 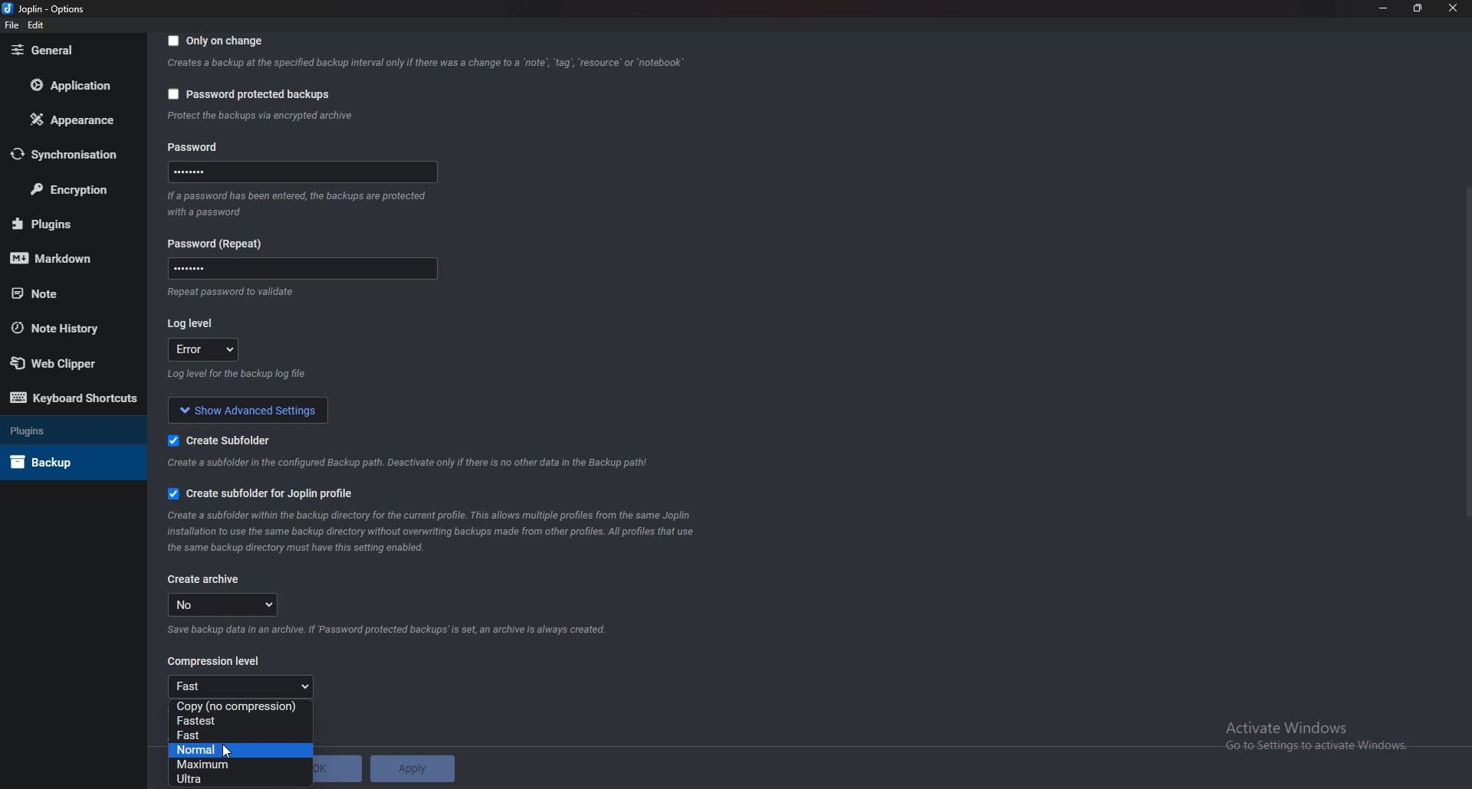 I want to click on create sub folder, so click(x=214, y=440).